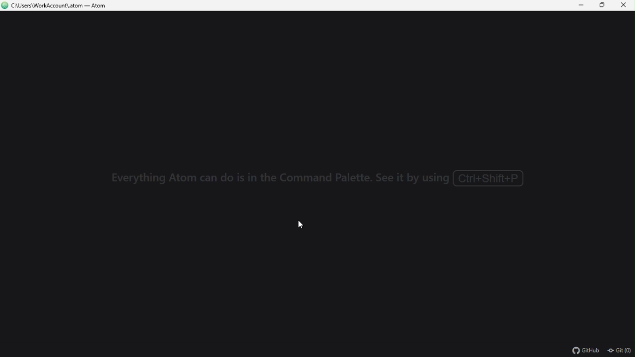 Image resolution: width=635 pixels, height=357 pixels. What do you see at coordinates (618, 350) in the screenshot?
I see `git` at bounding box center [618, 350].